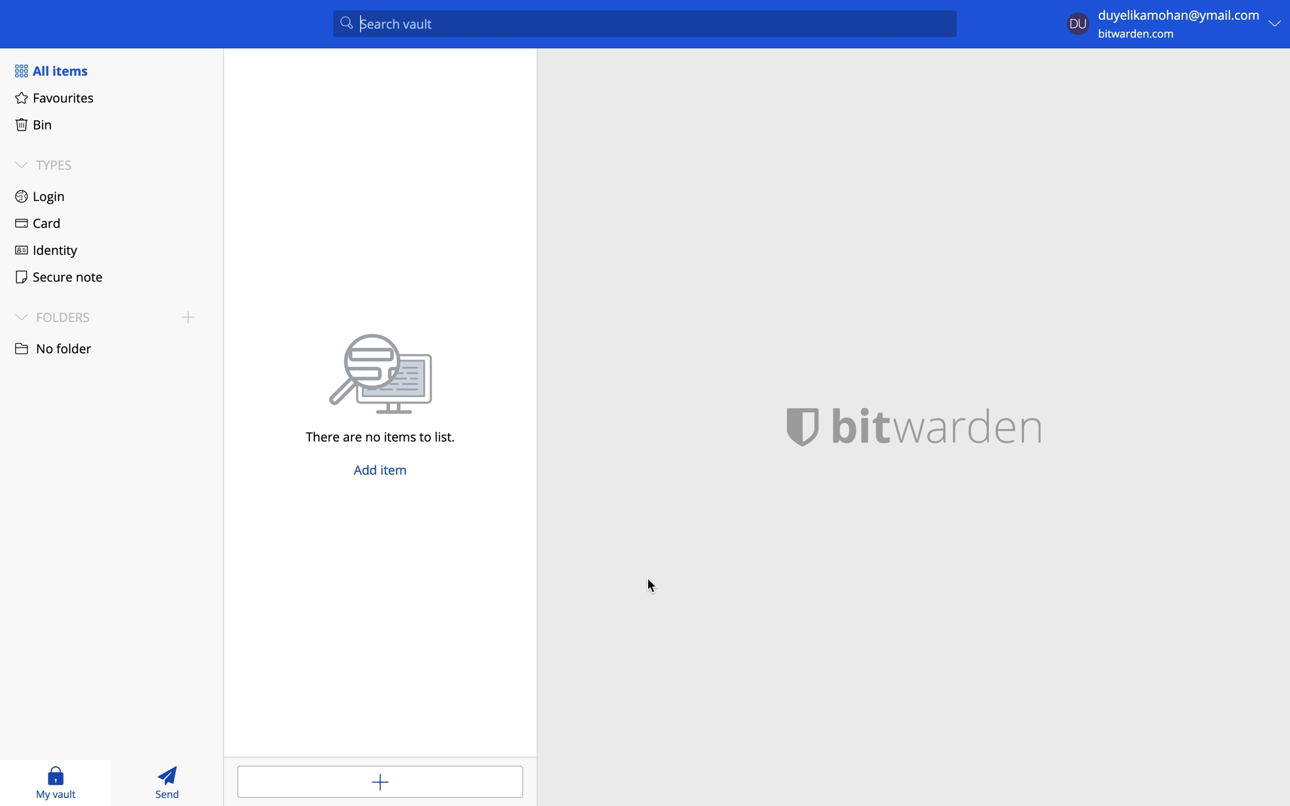 The height and width of the screenshot is (806, 1290). I want to click on login, so click(46, 196).